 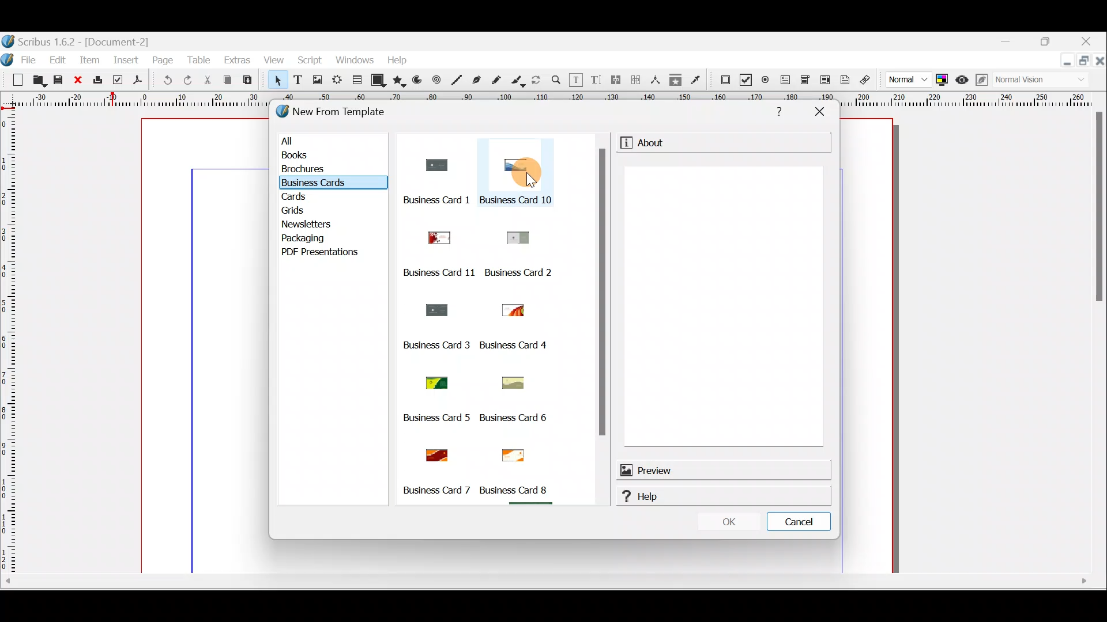 What do you see at coordinates (340, 113) in the screenshot?
I see `New from template` at bounding box center [340, 113].